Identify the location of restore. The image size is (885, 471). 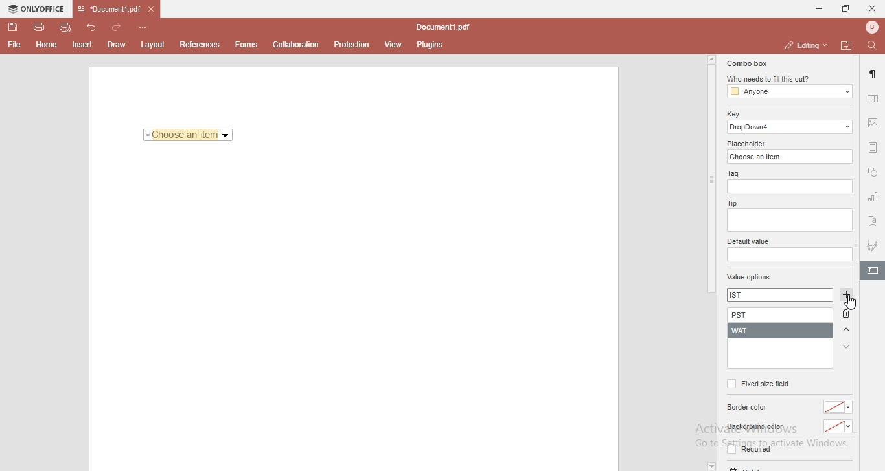
(845, 9).